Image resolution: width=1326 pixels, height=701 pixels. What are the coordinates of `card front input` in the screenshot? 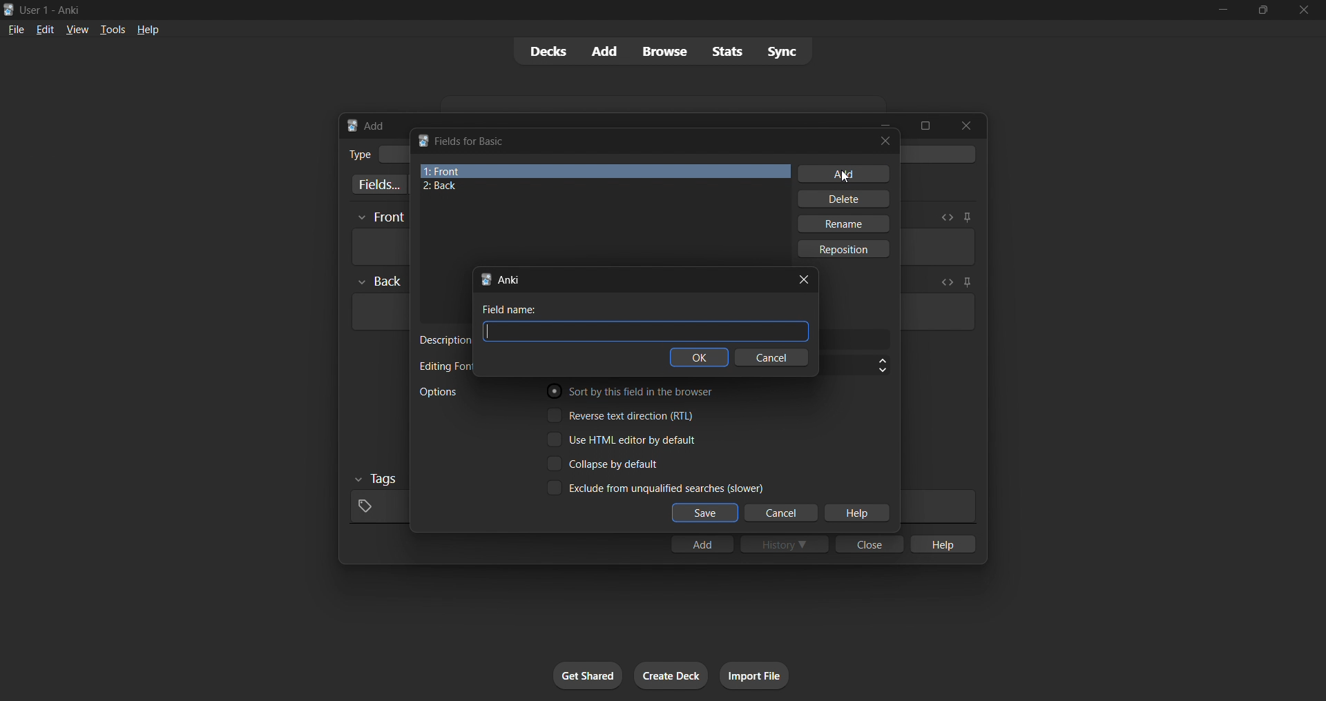 It's located at (378, 247).